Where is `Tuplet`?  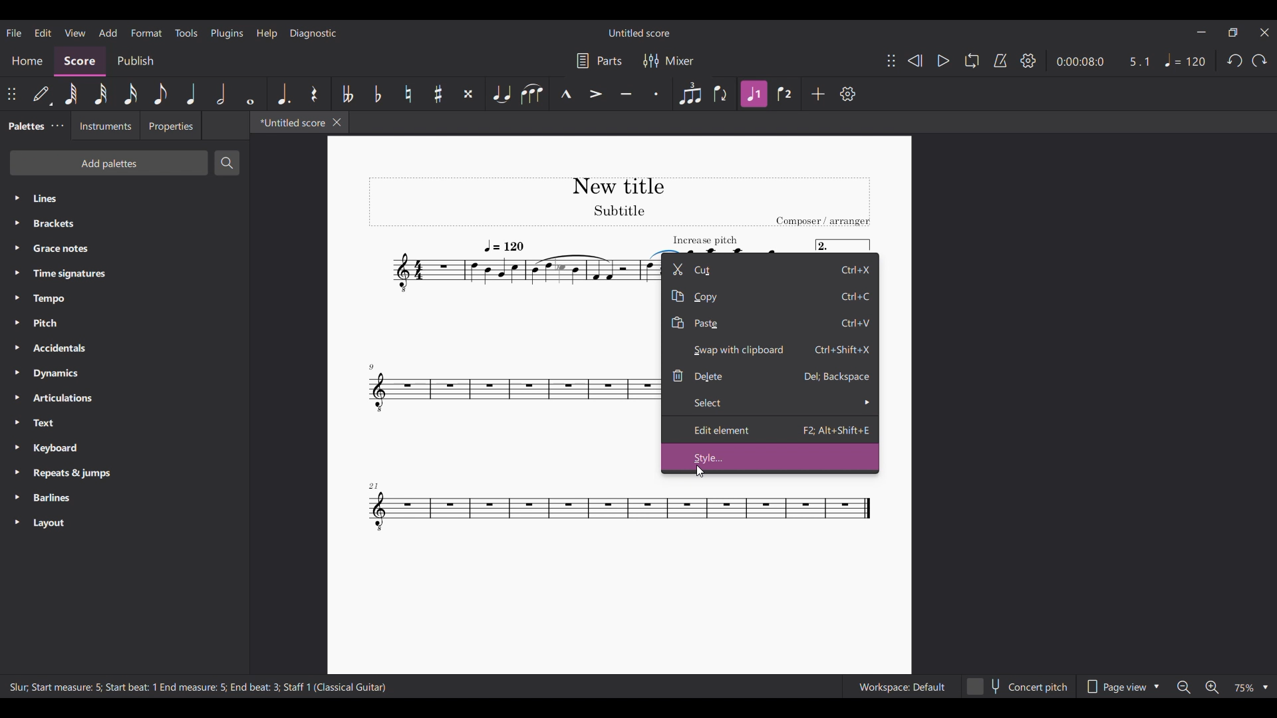 Tuplet is located at coordinates (690, 93).